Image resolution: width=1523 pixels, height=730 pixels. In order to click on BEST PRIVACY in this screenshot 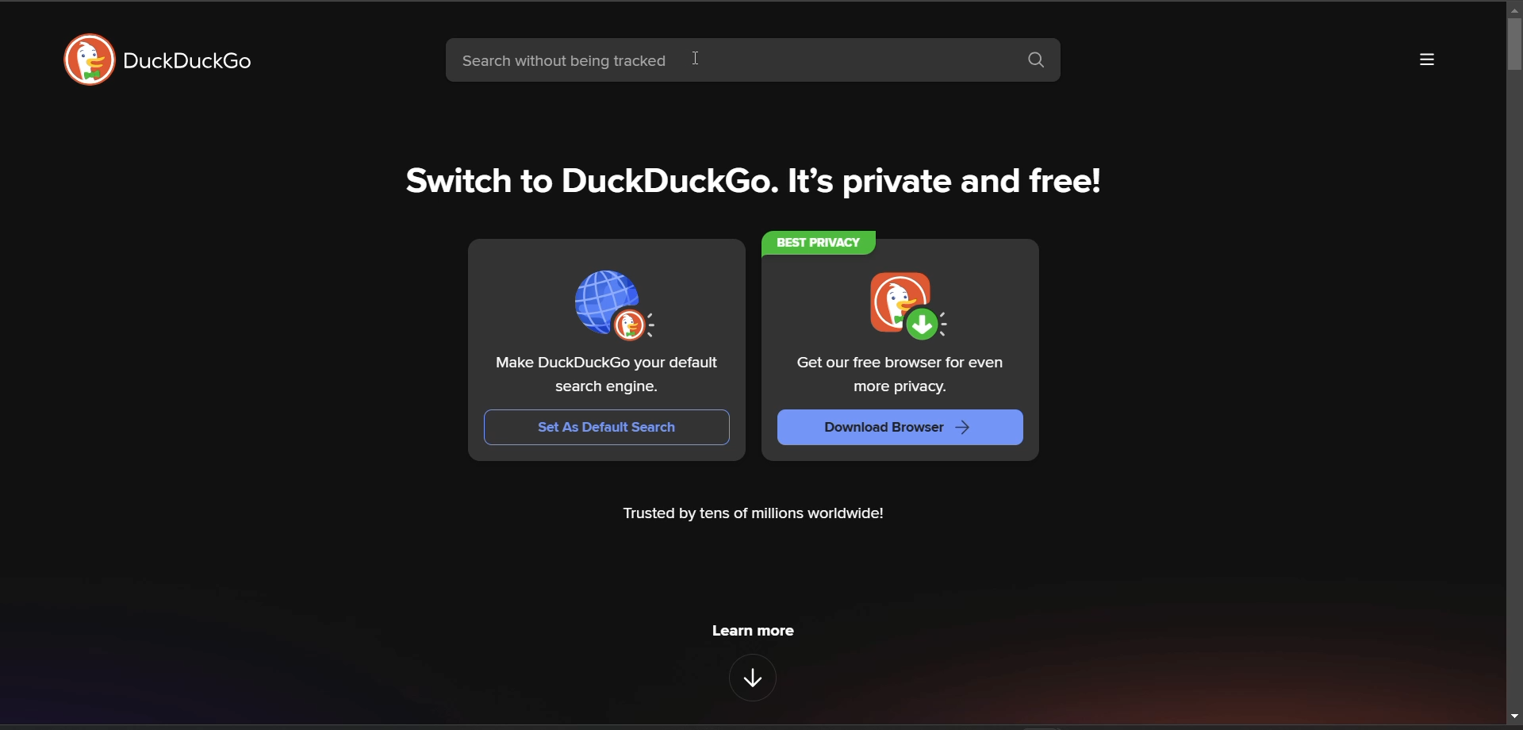, I will do `click(819, 244)`.